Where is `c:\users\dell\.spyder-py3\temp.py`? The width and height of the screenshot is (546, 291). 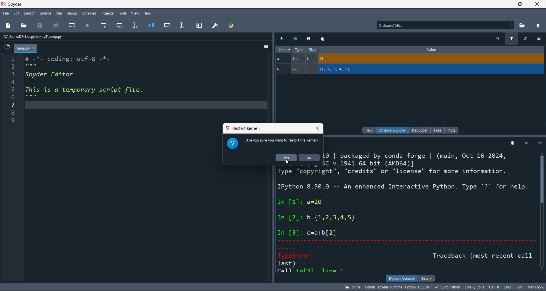
c:\users\dell\.spyder-py3\temp.py is located at coordinates (33, 37).